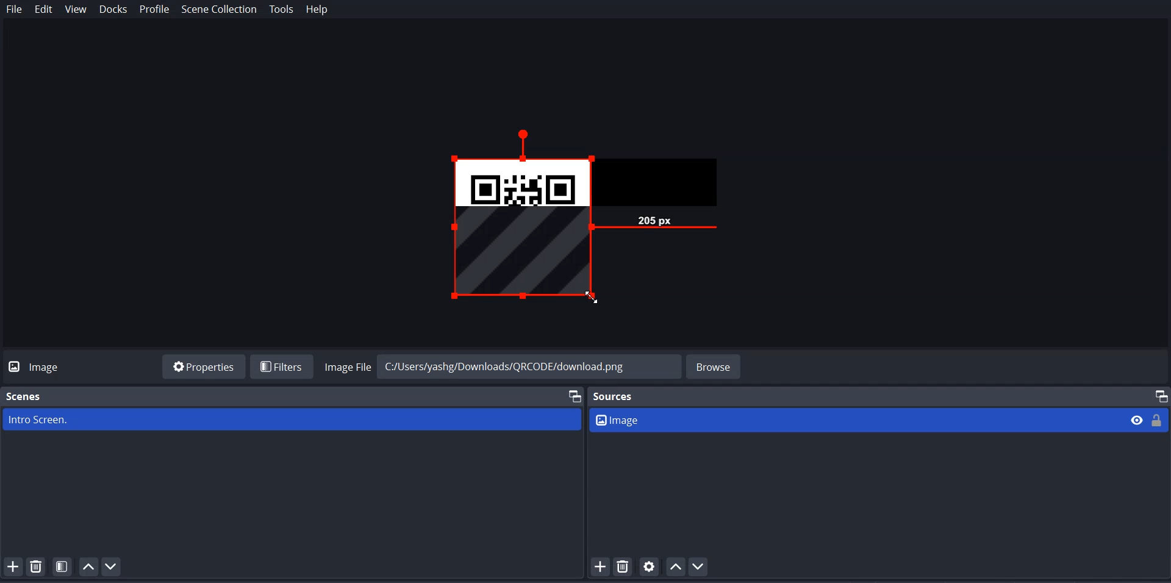 The height and width of the screenshot is (583, 1171). What do you see at coordinates (44, 10) in the screenshot?
I see `Edit` at bounding box center [44, 10].